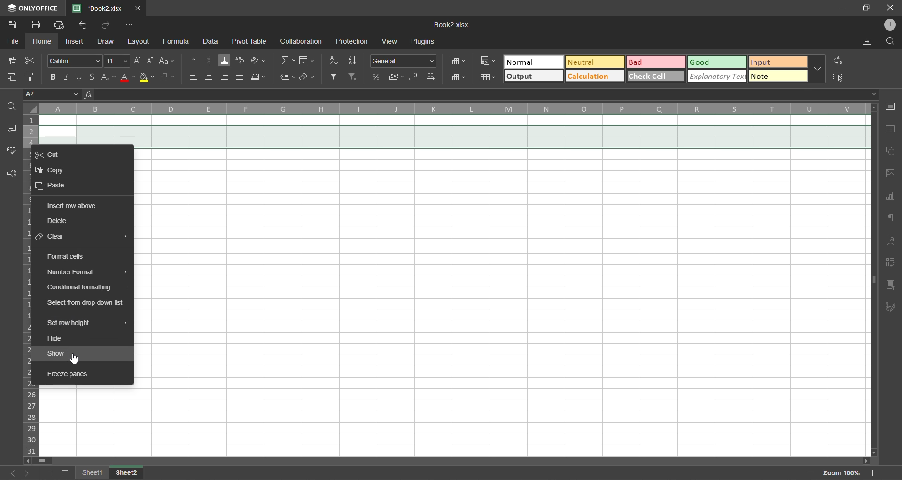 The width and height of the screenshot is (902, 480). What do you see at coordinates (452, 25) in the screenshot?
I see `Book2.xlsx` at bounding box center [452, 25].